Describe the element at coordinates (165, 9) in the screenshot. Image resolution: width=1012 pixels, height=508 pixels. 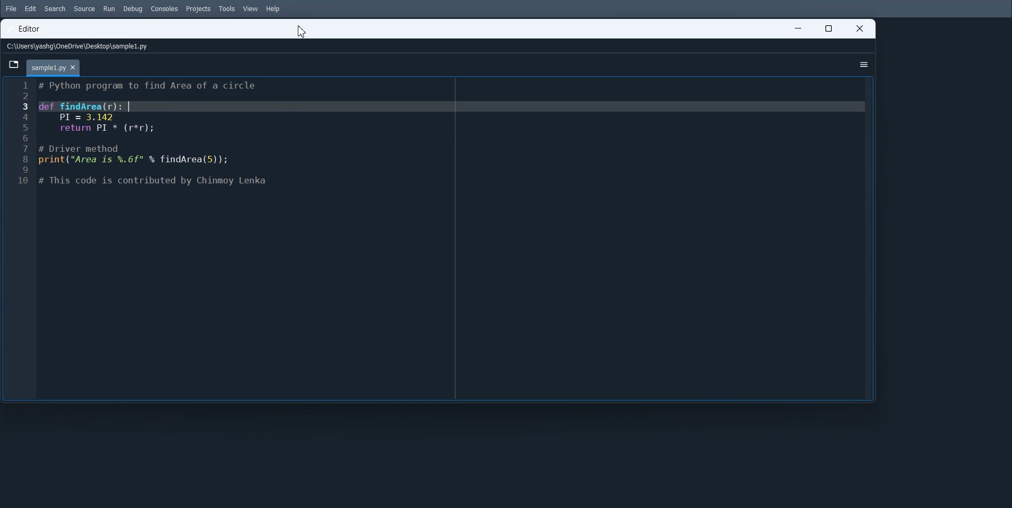
I see `Consoles` at that location.